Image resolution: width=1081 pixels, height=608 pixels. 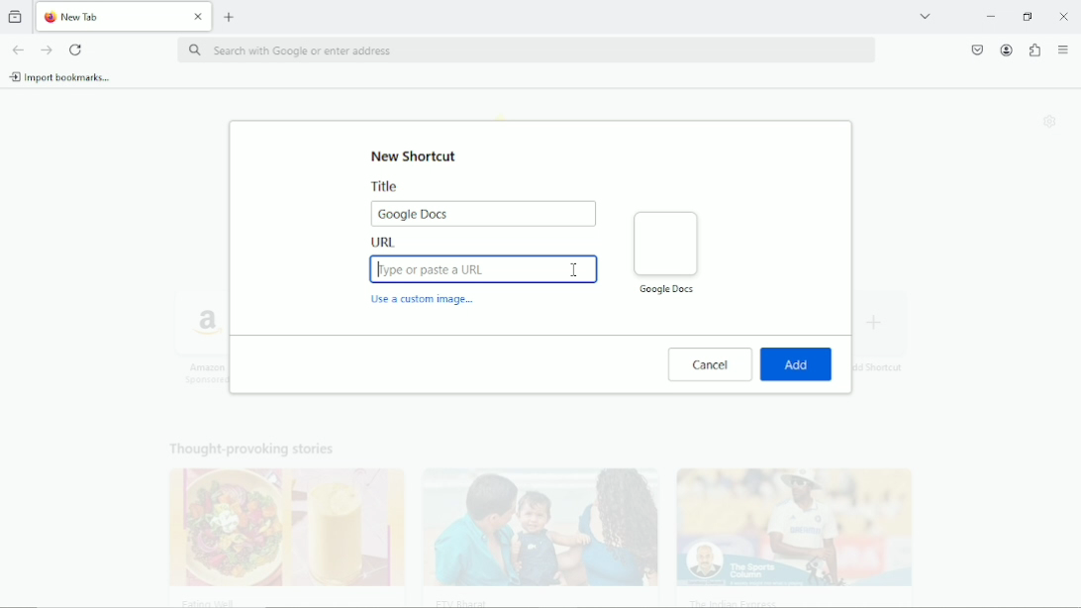 What do you see at coordinates (925, 15) in the screenshot?
I see `list all tabs` at bounding box center [925, 15].